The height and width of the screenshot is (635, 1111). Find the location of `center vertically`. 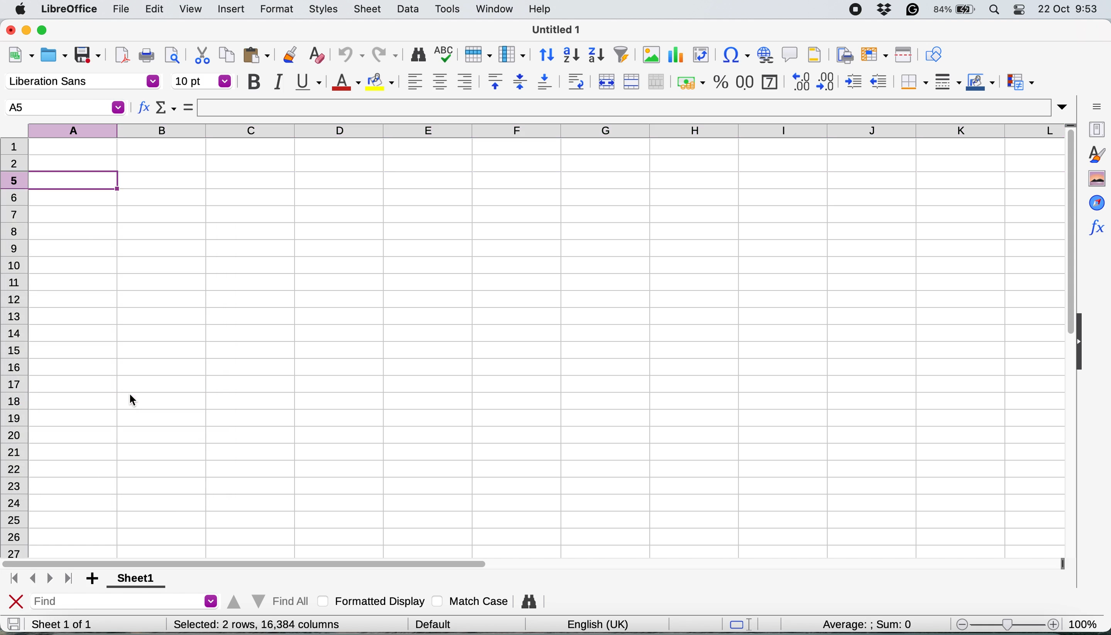

center vertically is located at coordinates (520, 81).